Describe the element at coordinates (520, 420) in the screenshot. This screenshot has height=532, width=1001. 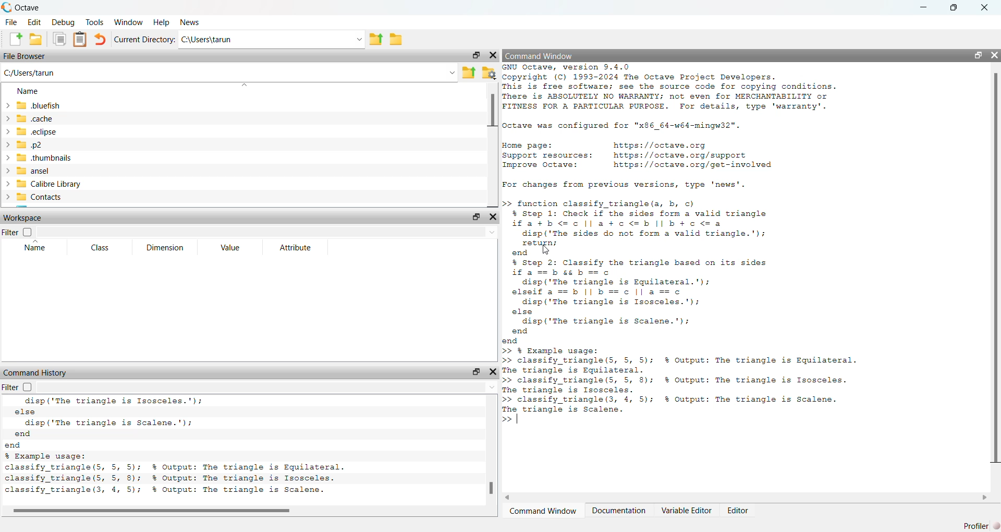
I see `typing cursor` at that location.